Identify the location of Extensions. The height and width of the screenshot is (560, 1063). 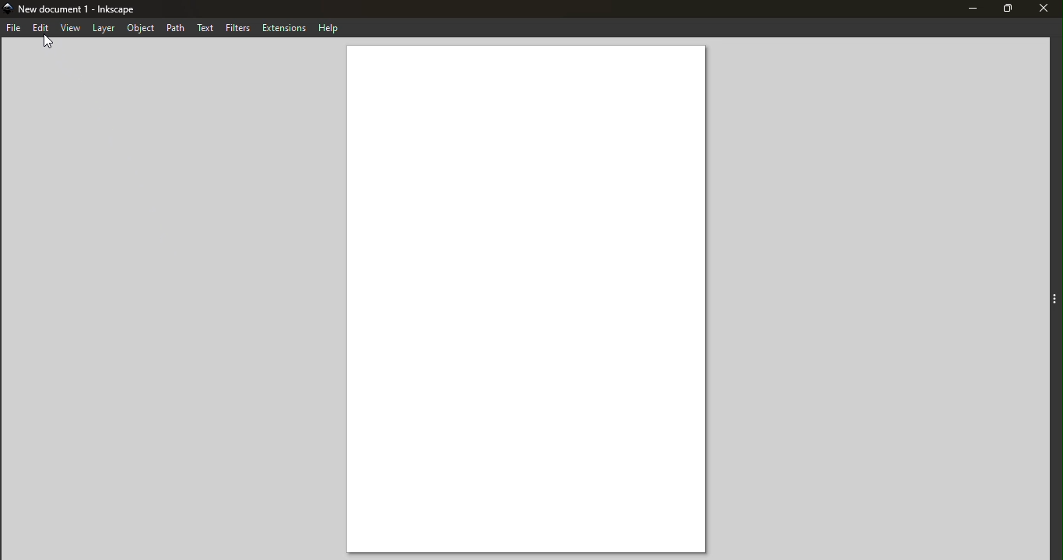
(282, 26).